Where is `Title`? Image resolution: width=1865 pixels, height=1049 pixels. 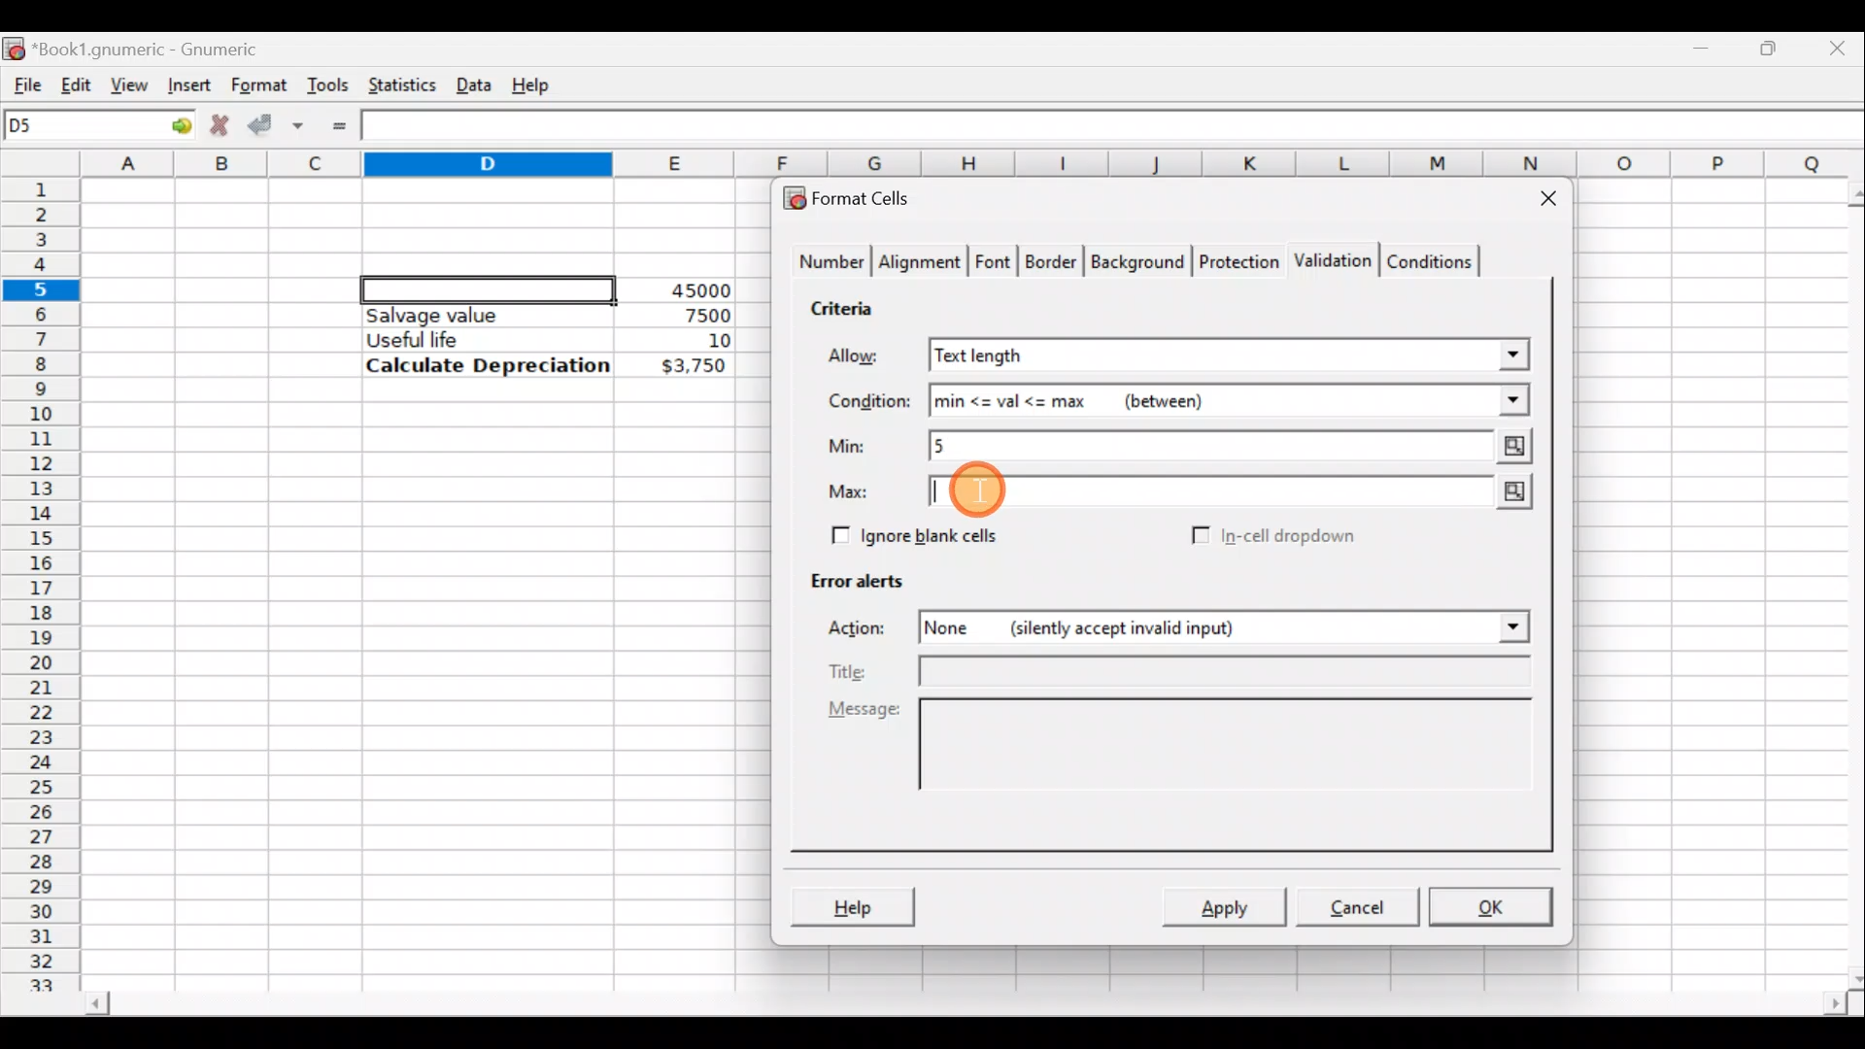 Title is located at coordinates (1182, 673).